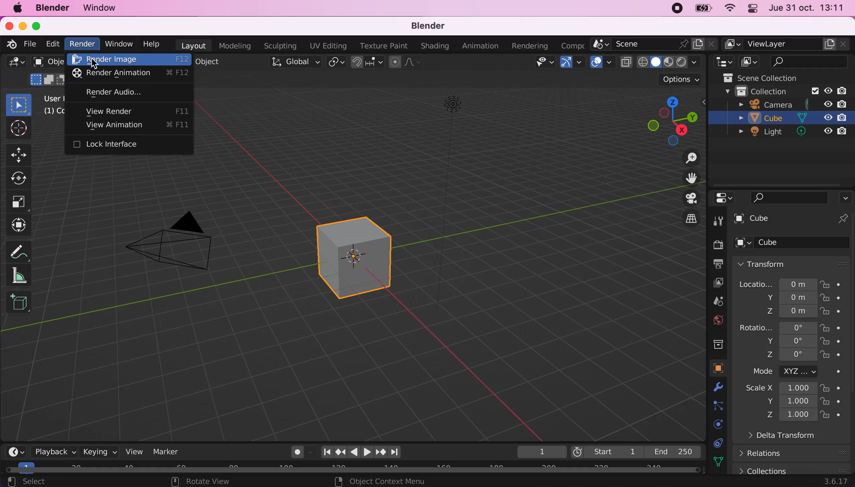  What do you see at coordinates (133, 126) in the screenshot?
I see `view animation` at bounding box center [133, 126].